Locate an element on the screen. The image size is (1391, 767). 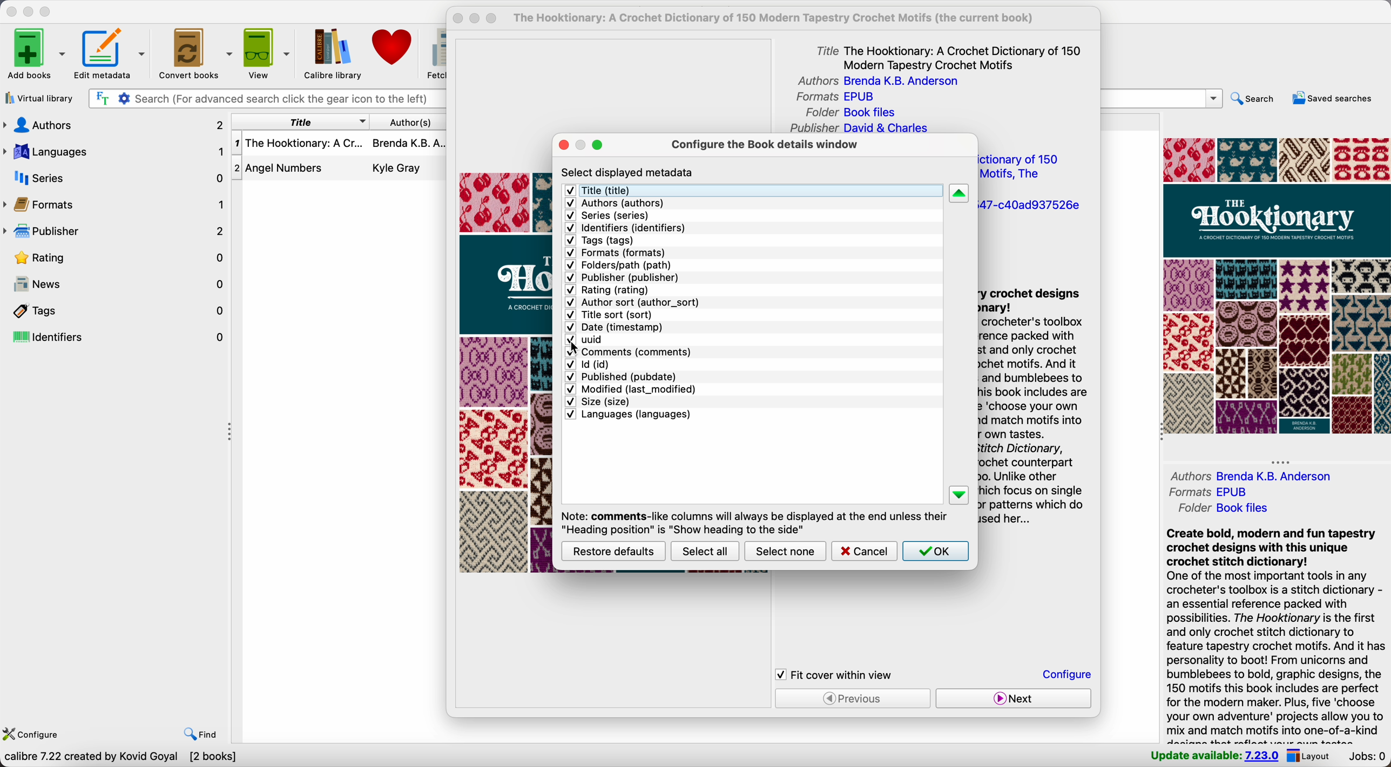
cancel is located at coordinates (863, 551).